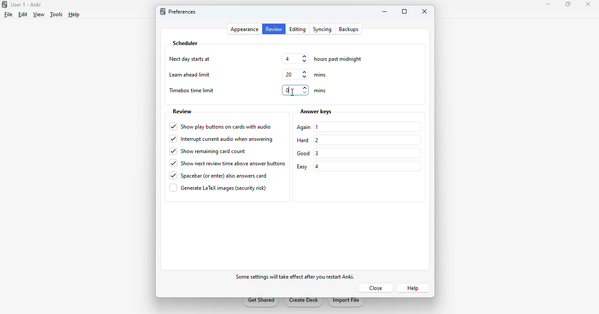 The image size is (599, 314). What do you see at coordinates (191, 59) in the screenshot?
I see `next day starts at` at bounding box center [191, 59].